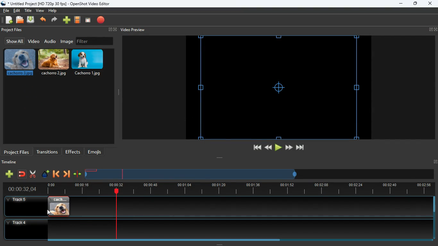  What do you see at coordinates (20, 189) in the screenshot?
I see `time` at bounding box center [20, 189].